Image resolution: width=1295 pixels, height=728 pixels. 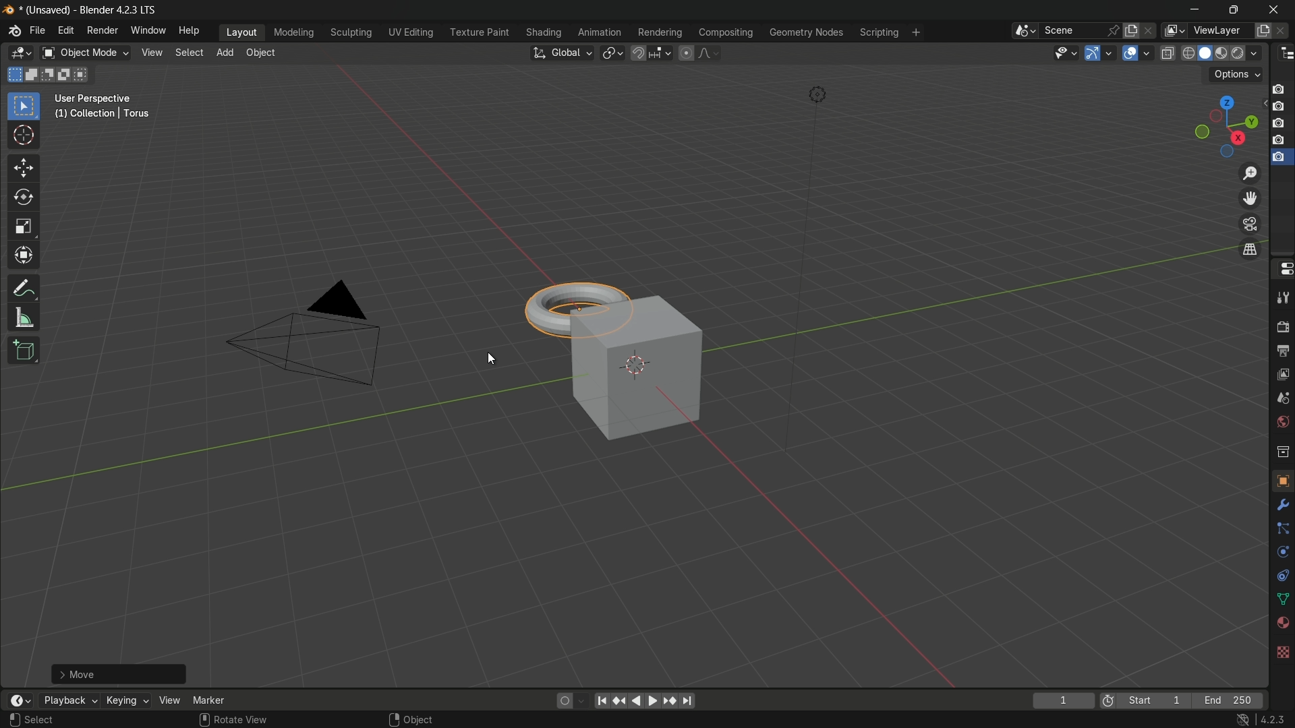 What do you see at coordinates (1282, 377) in the screenshot?
I see `view` at bounding box center [1282, 377].